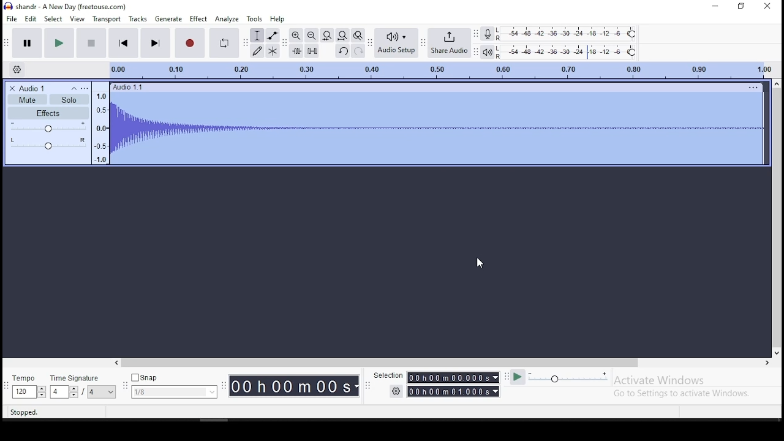 This screenshot has height=441, width=784. Describe the element at coordinates (59, 42) in the screenshot. I see `play` at that location.